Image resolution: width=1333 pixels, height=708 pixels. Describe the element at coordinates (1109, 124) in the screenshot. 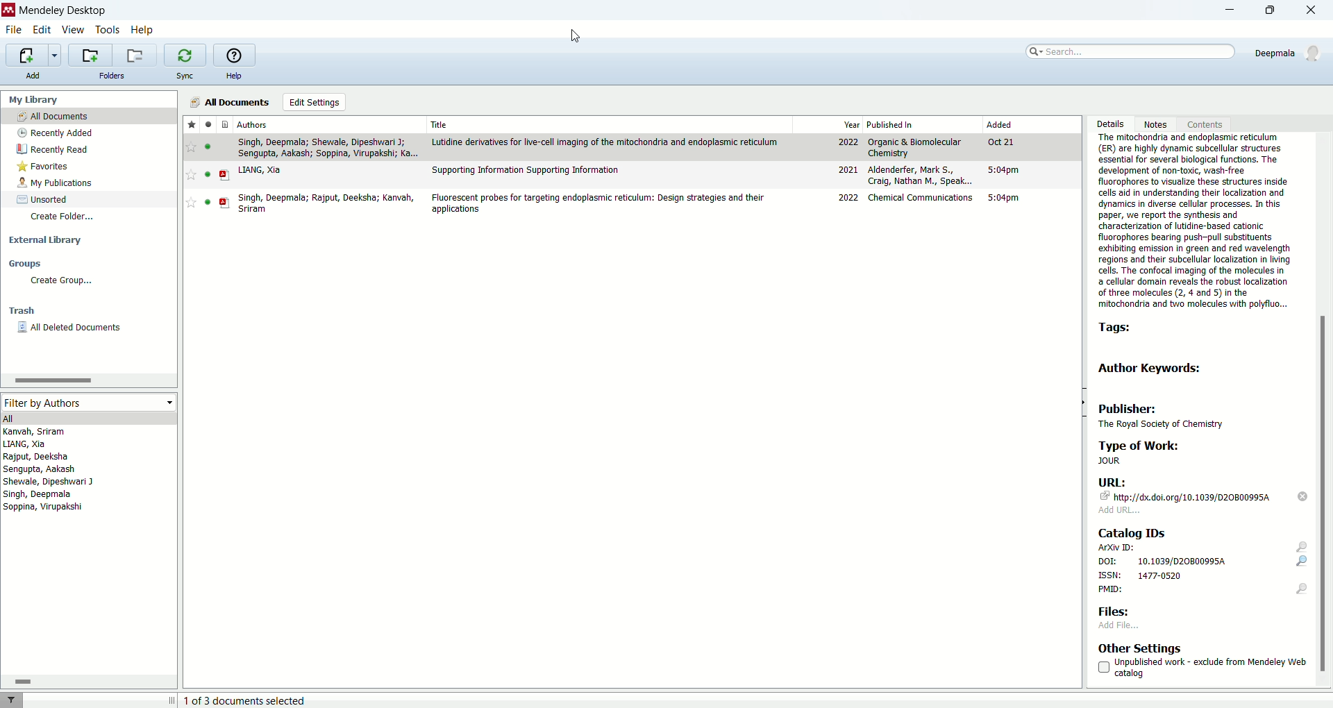

I see `details` at that location.